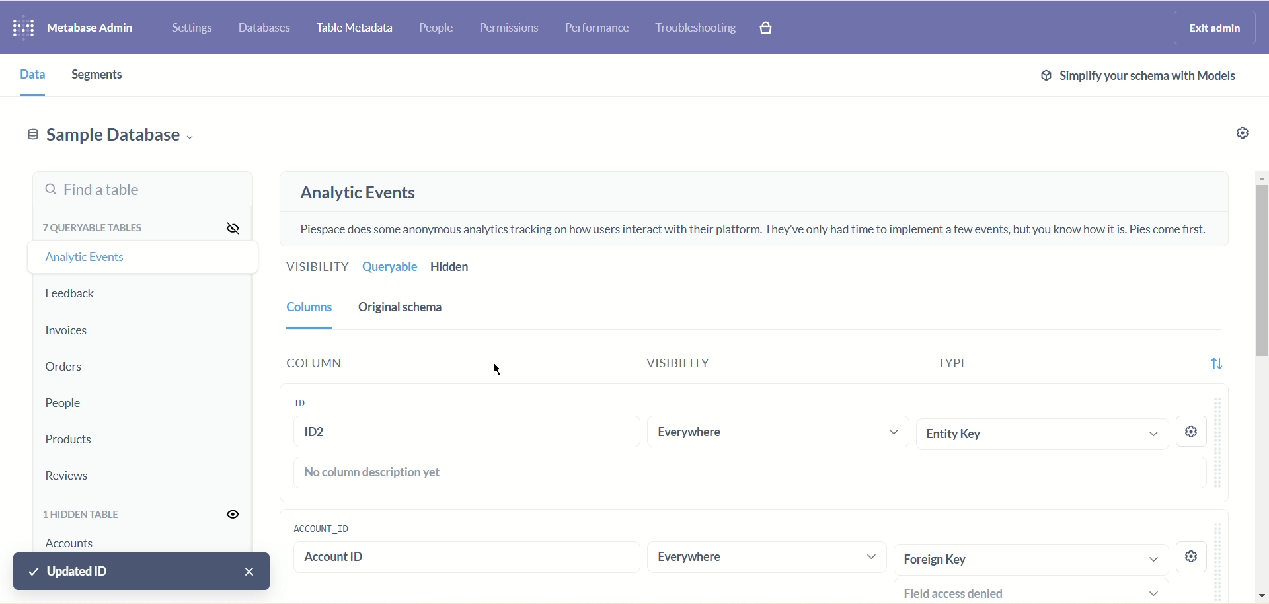  I want to click on Performance, so click(599, 32).